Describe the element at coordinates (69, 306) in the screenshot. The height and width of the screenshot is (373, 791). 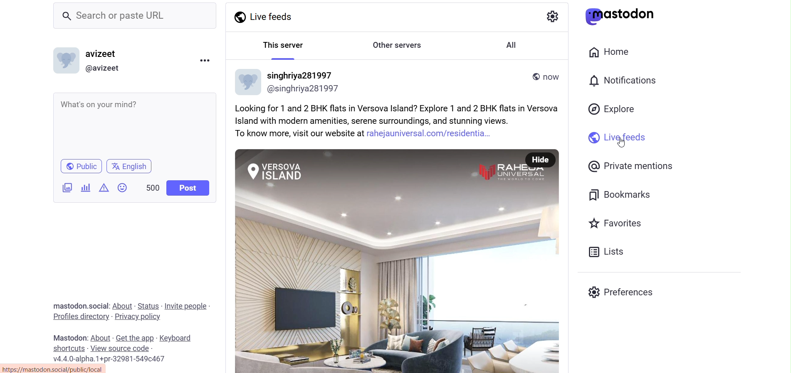
I see `mastodon` at that location.